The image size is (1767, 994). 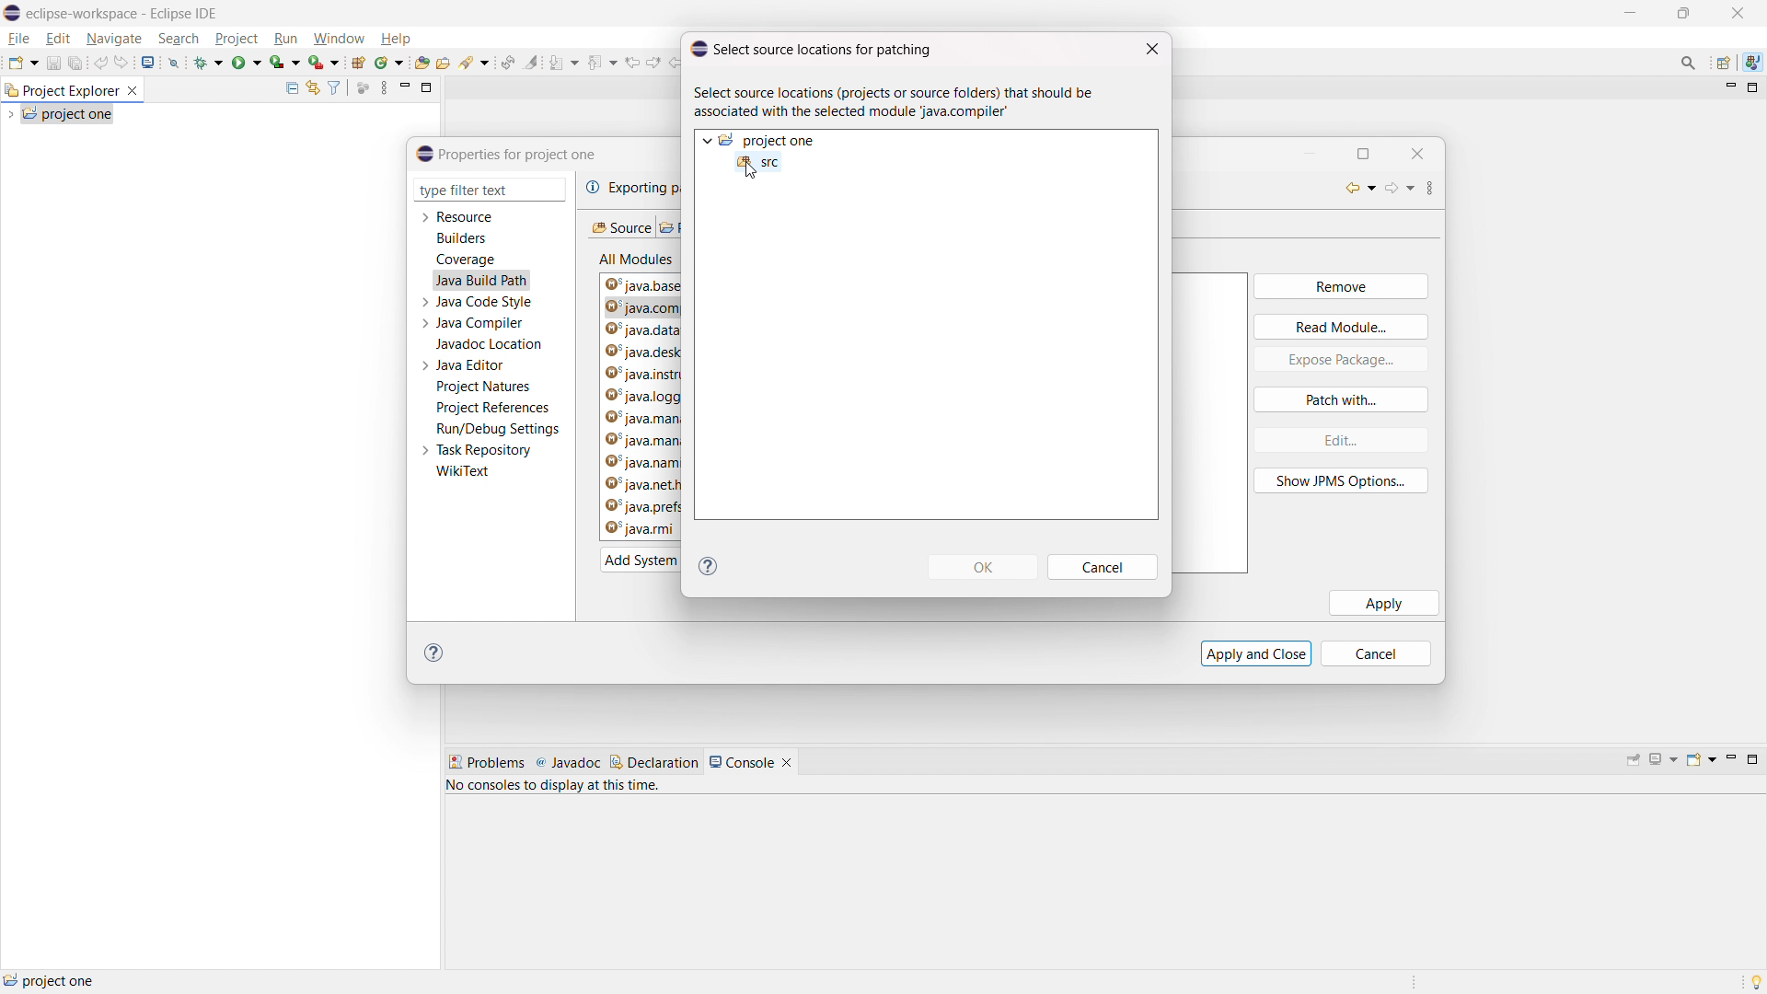 I want to click on maximize, so click(x=1753, y=88).